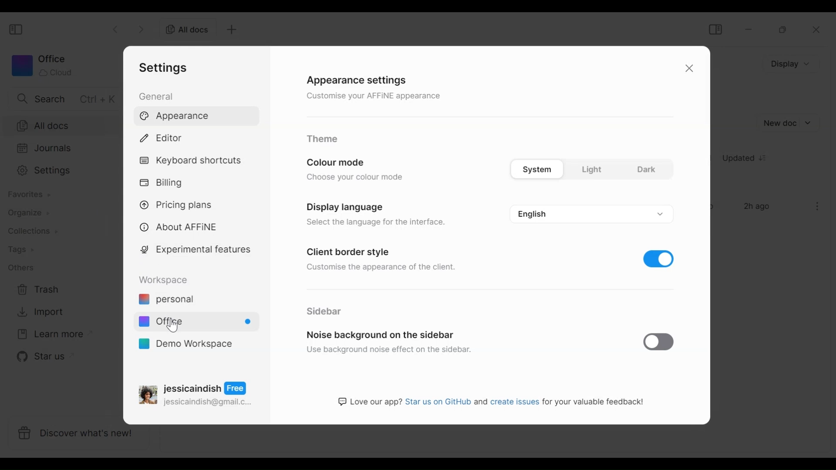  What do you see at coordinates (197, 251) in the screenshot?
I see `Experimental features` at bounding box center [197, 251].